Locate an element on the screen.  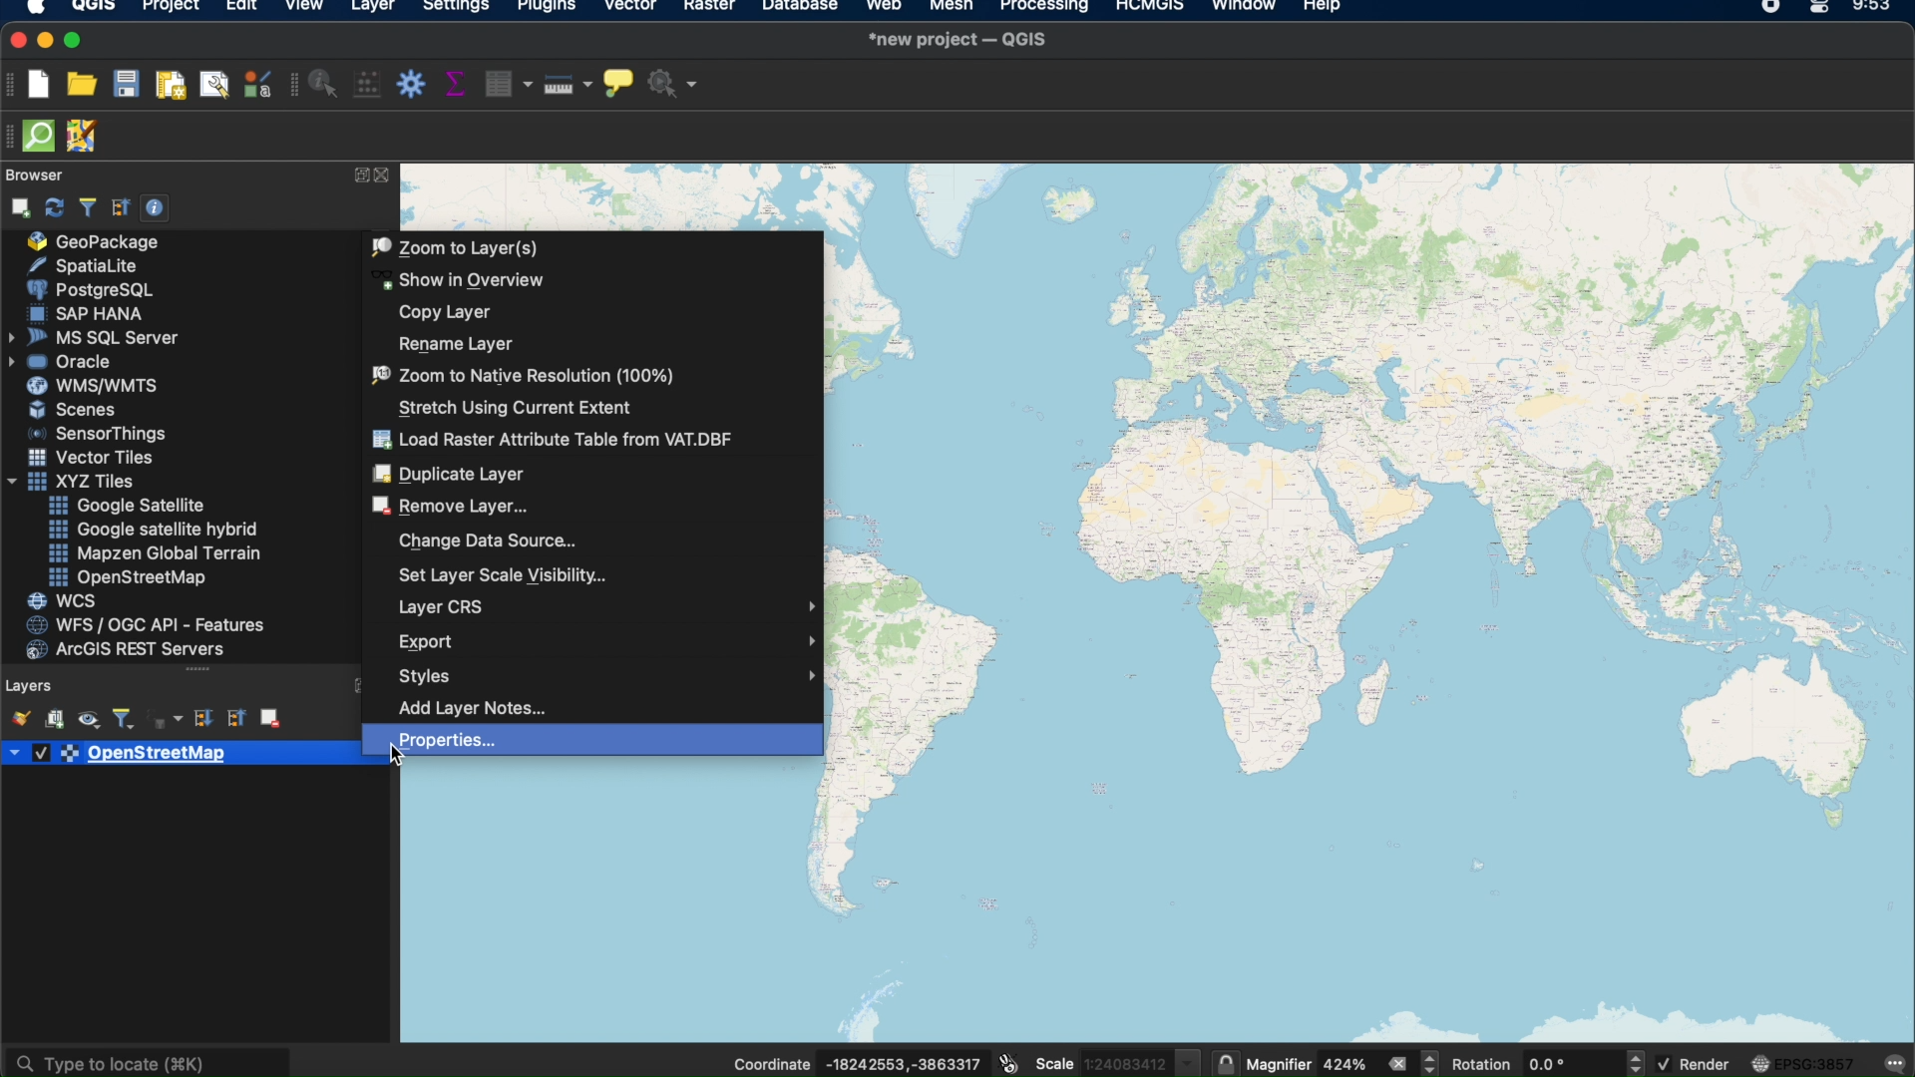
wcs is located at coordinates (62, 600).